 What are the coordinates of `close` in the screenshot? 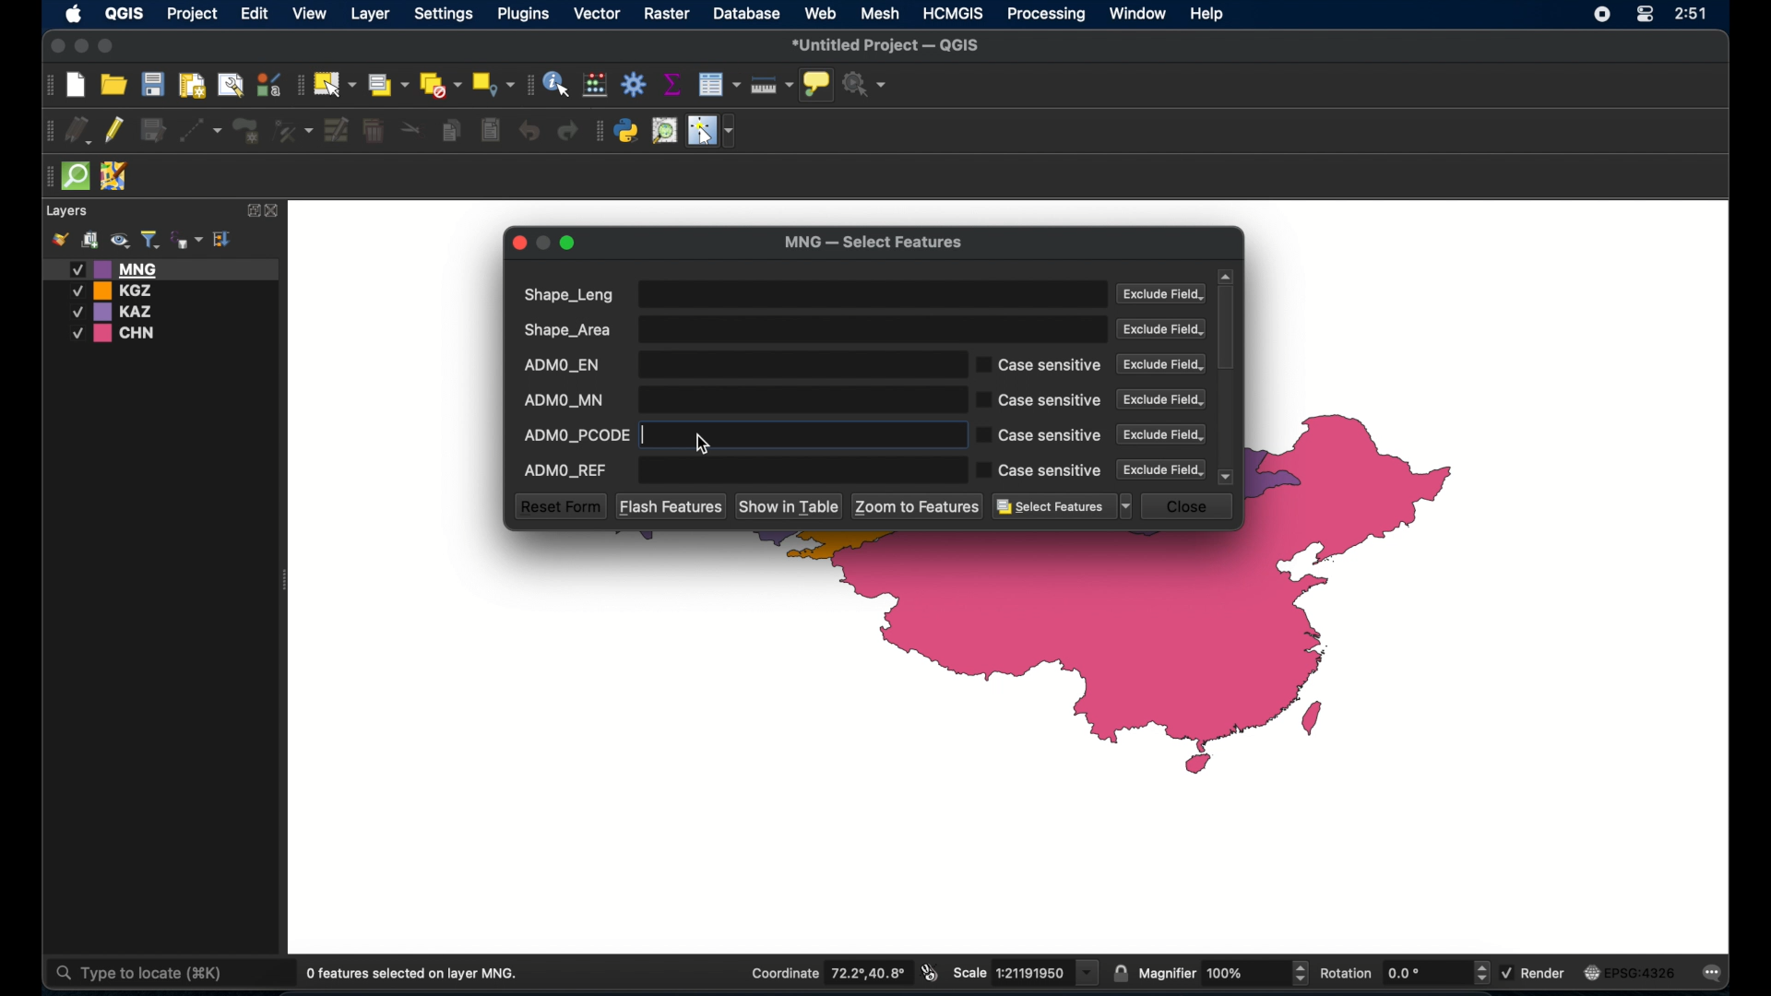 It's located at (274, 211).